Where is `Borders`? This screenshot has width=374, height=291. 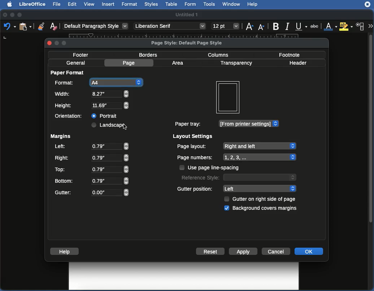 Borders is located at coordinates (151, 56).